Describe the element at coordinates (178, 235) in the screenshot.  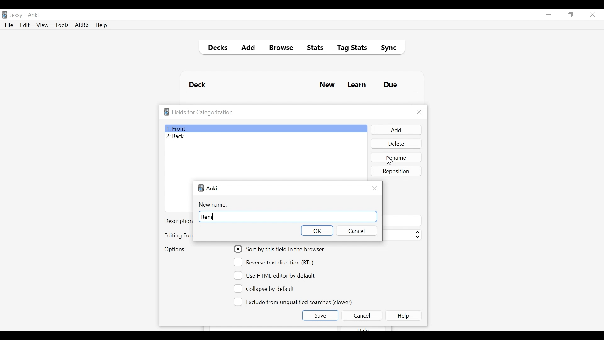
I see `Editing Font` at that location.